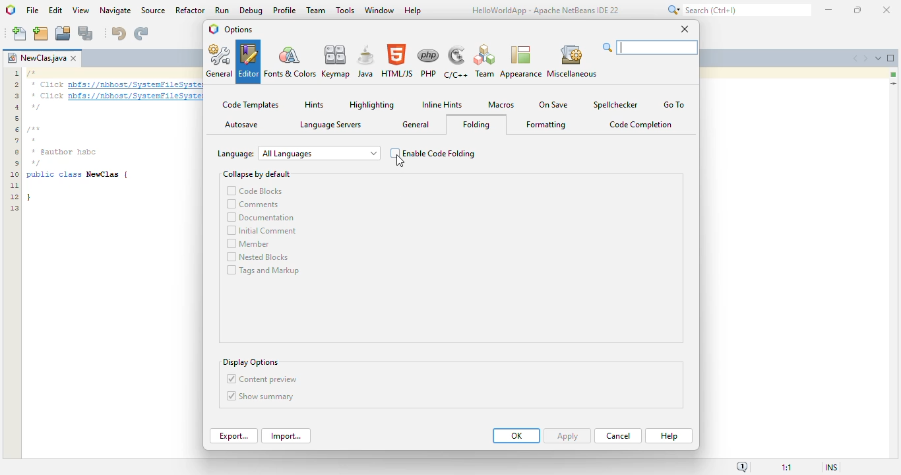 The height and width of the screenshot is (475, 901). What do you see at coordinates (314, 104) in the screenshot?
I see `hints` at bounding box center [314, 104].